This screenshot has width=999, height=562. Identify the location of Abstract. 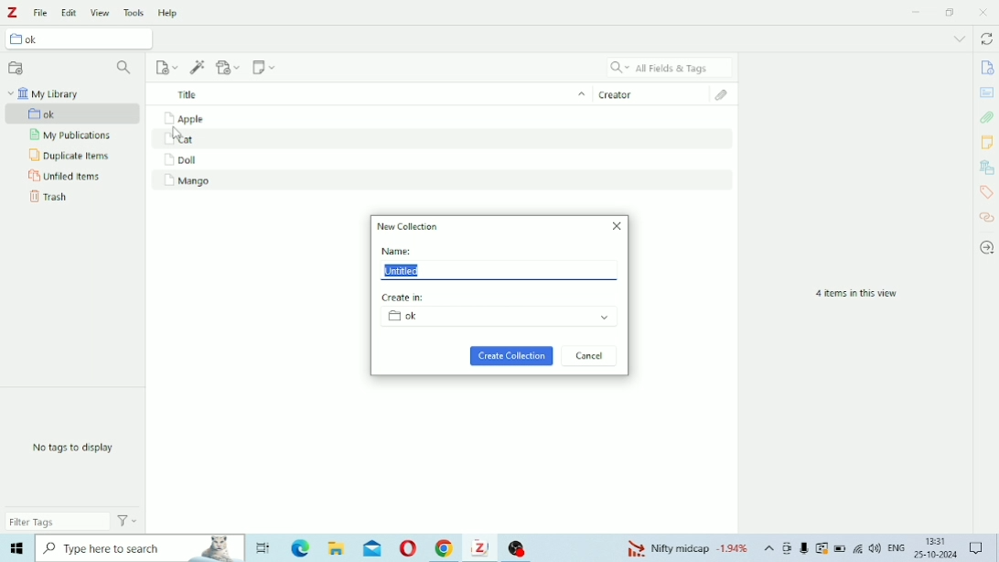
(986, 92).